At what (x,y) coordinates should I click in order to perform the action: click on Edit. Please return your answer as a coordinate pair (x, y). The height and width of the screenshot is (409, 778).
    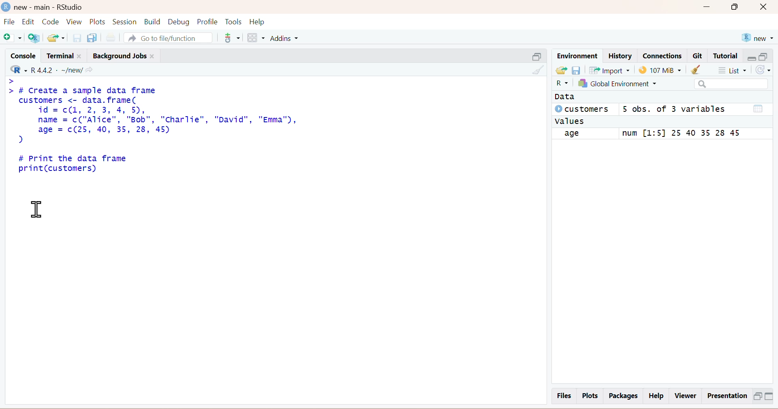
    Looking at the image, I should click on (30, 21).